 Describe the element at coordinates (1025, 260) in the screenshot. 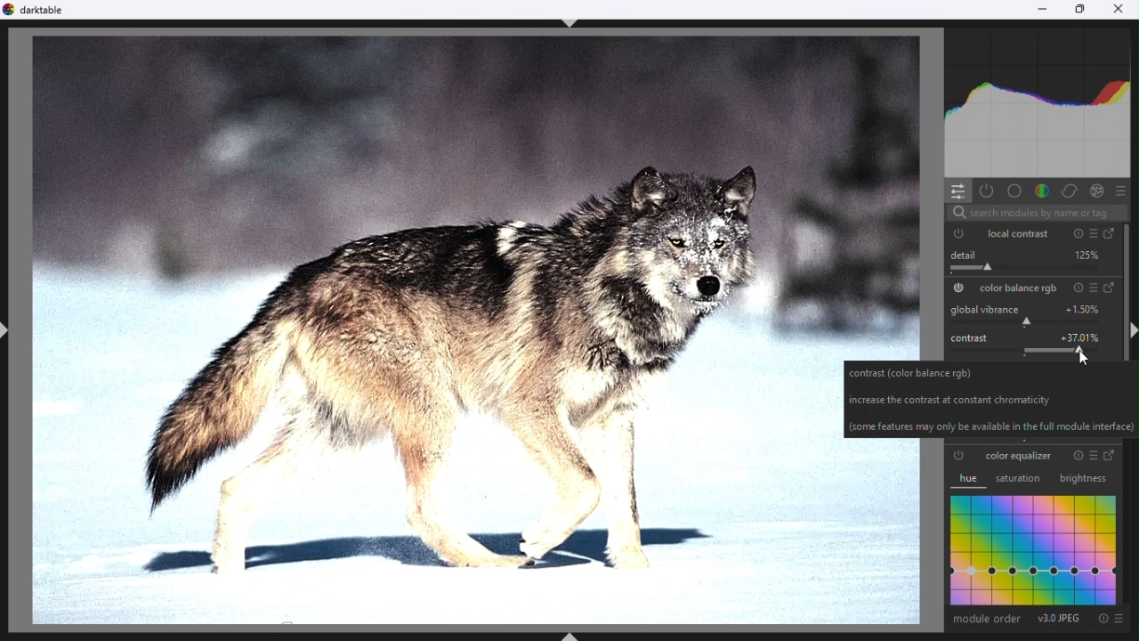

I see `details slider` at that location.